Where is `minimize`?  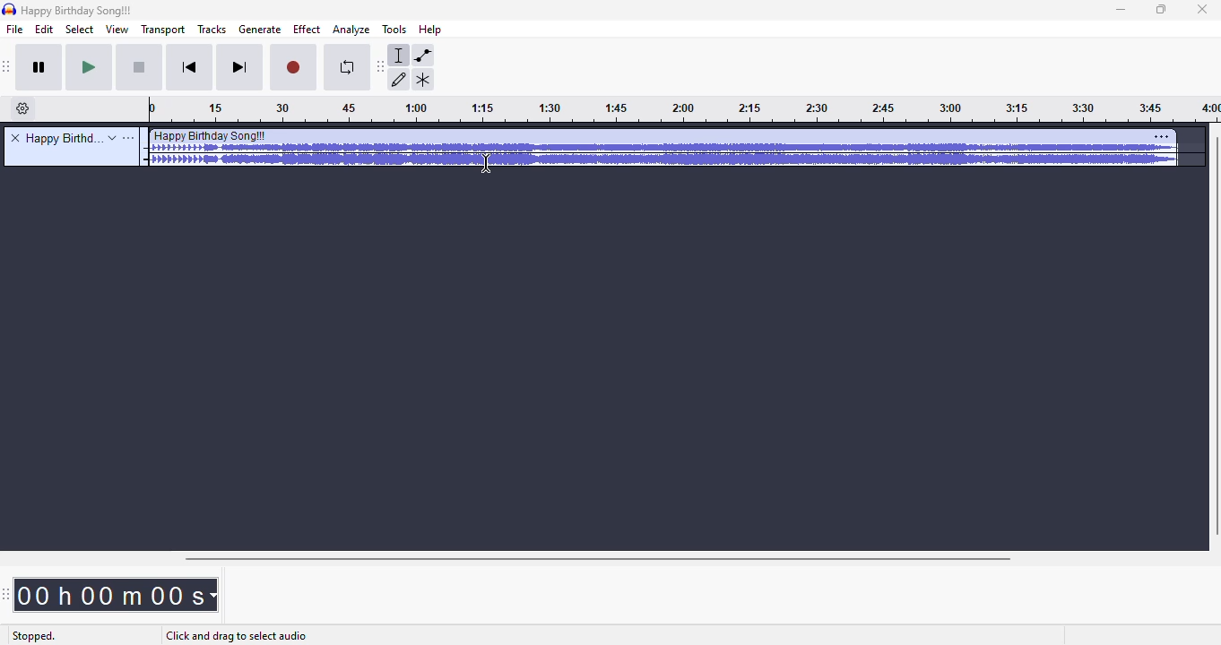 minimize is located at coordinates (1121, 11).